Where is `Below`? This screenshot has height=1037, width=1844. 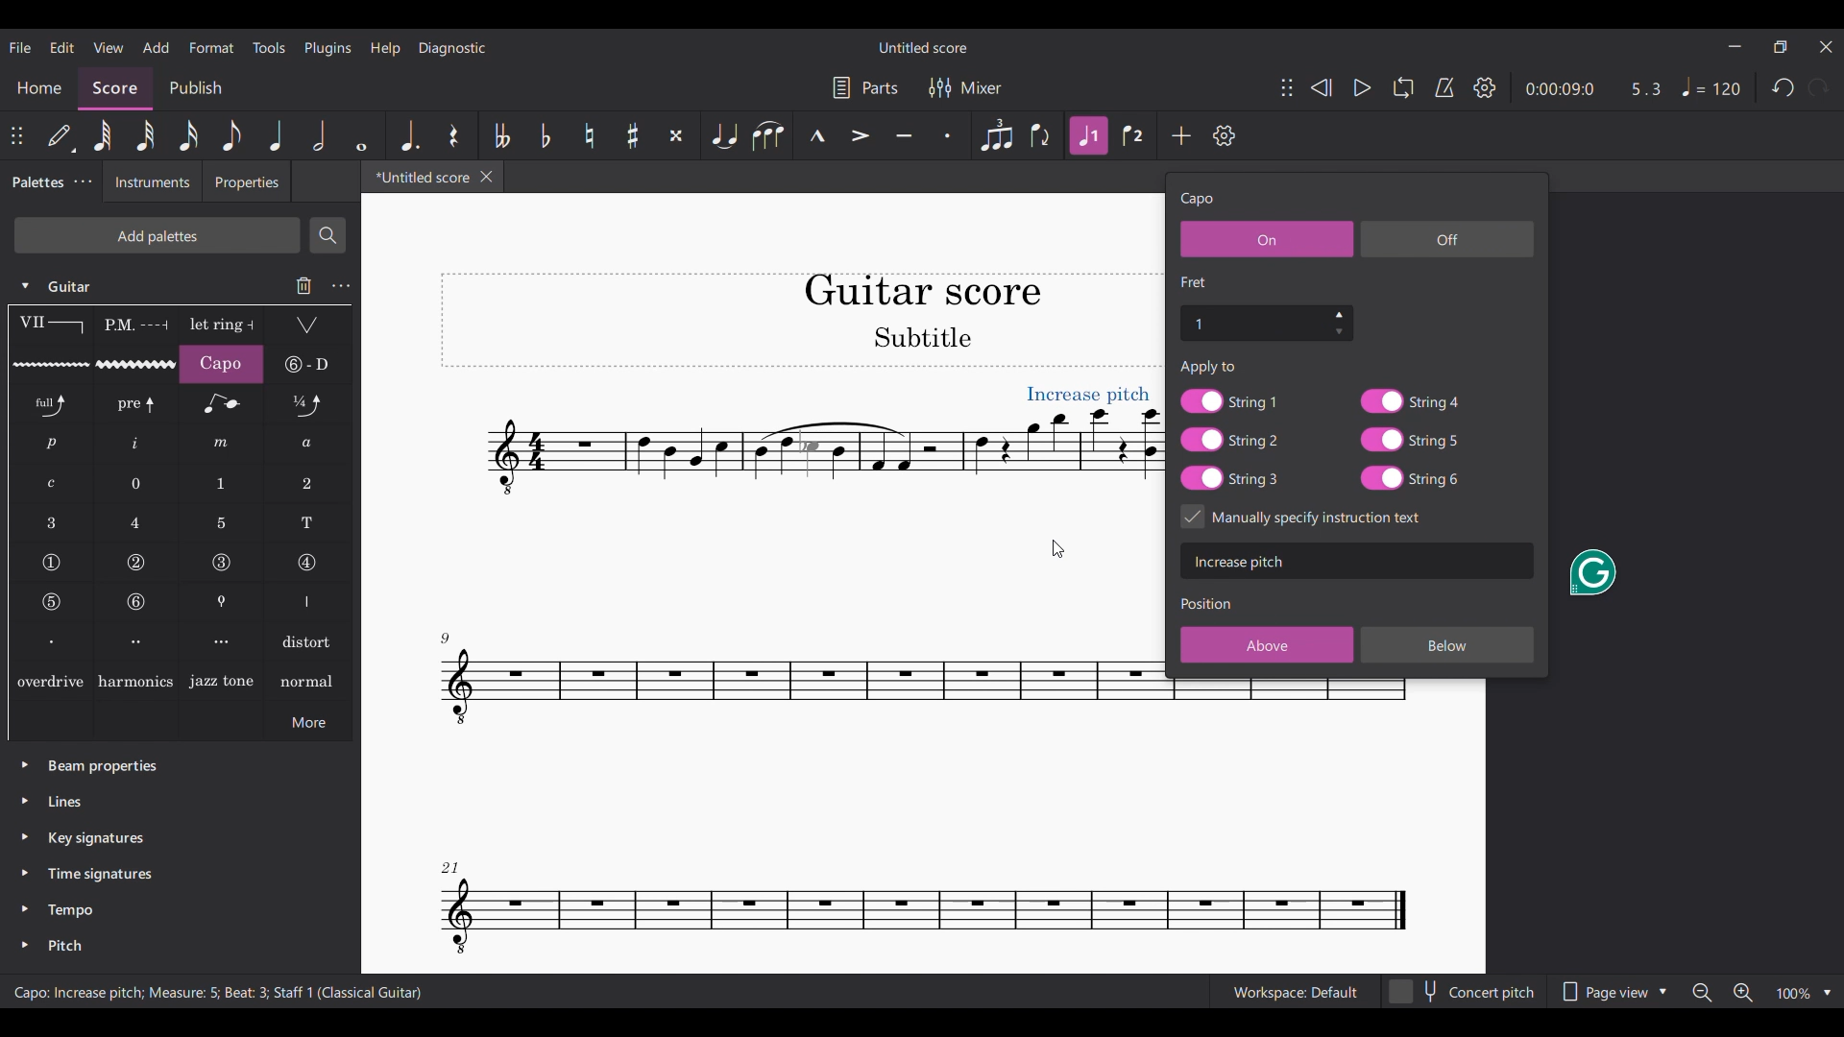
Below is located at coordinates (1449, 648).